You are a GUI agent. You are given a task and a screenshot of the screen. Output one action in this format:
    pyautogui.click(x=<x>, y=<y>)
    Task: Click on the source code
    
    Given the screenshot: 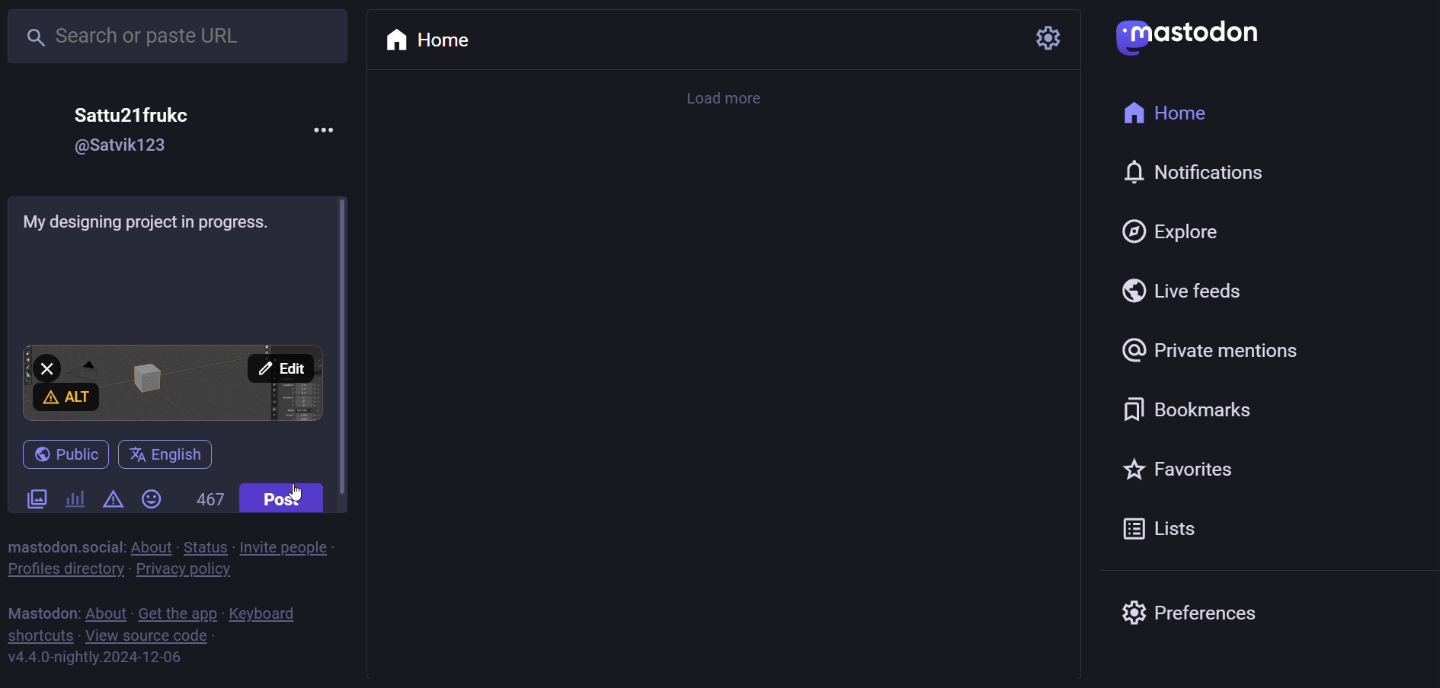 What is the action you would take?
    pyautogui.click(x=147, y=638)
    